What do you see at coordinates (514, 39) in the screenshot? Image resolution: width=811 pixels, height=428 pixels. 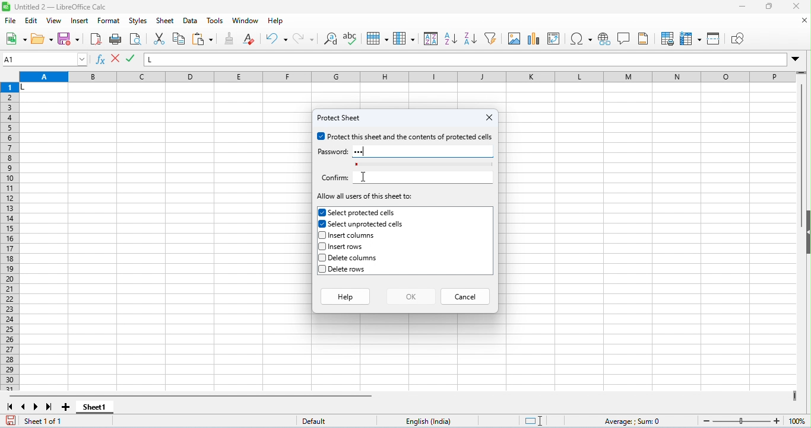 I see `insert image` at bounding box center [514, 39].